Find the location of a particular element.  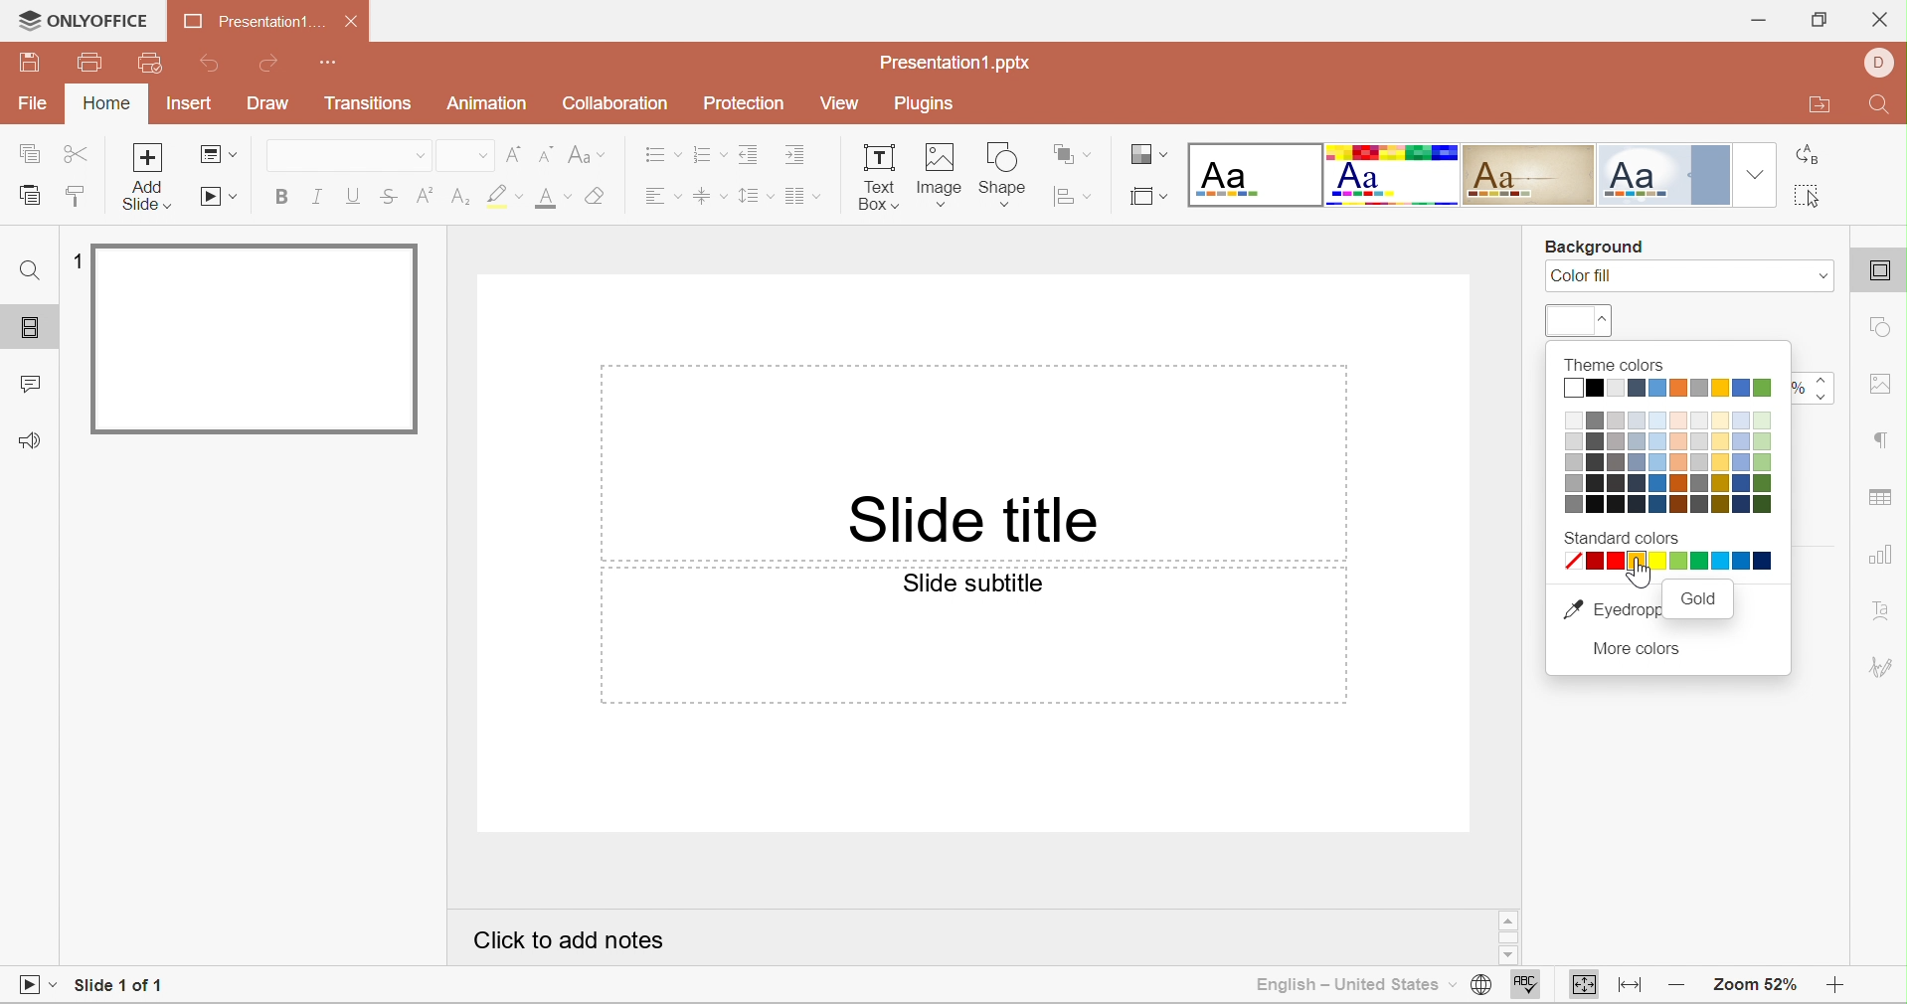

Eyedropper is located at coordinates (1609, 611).